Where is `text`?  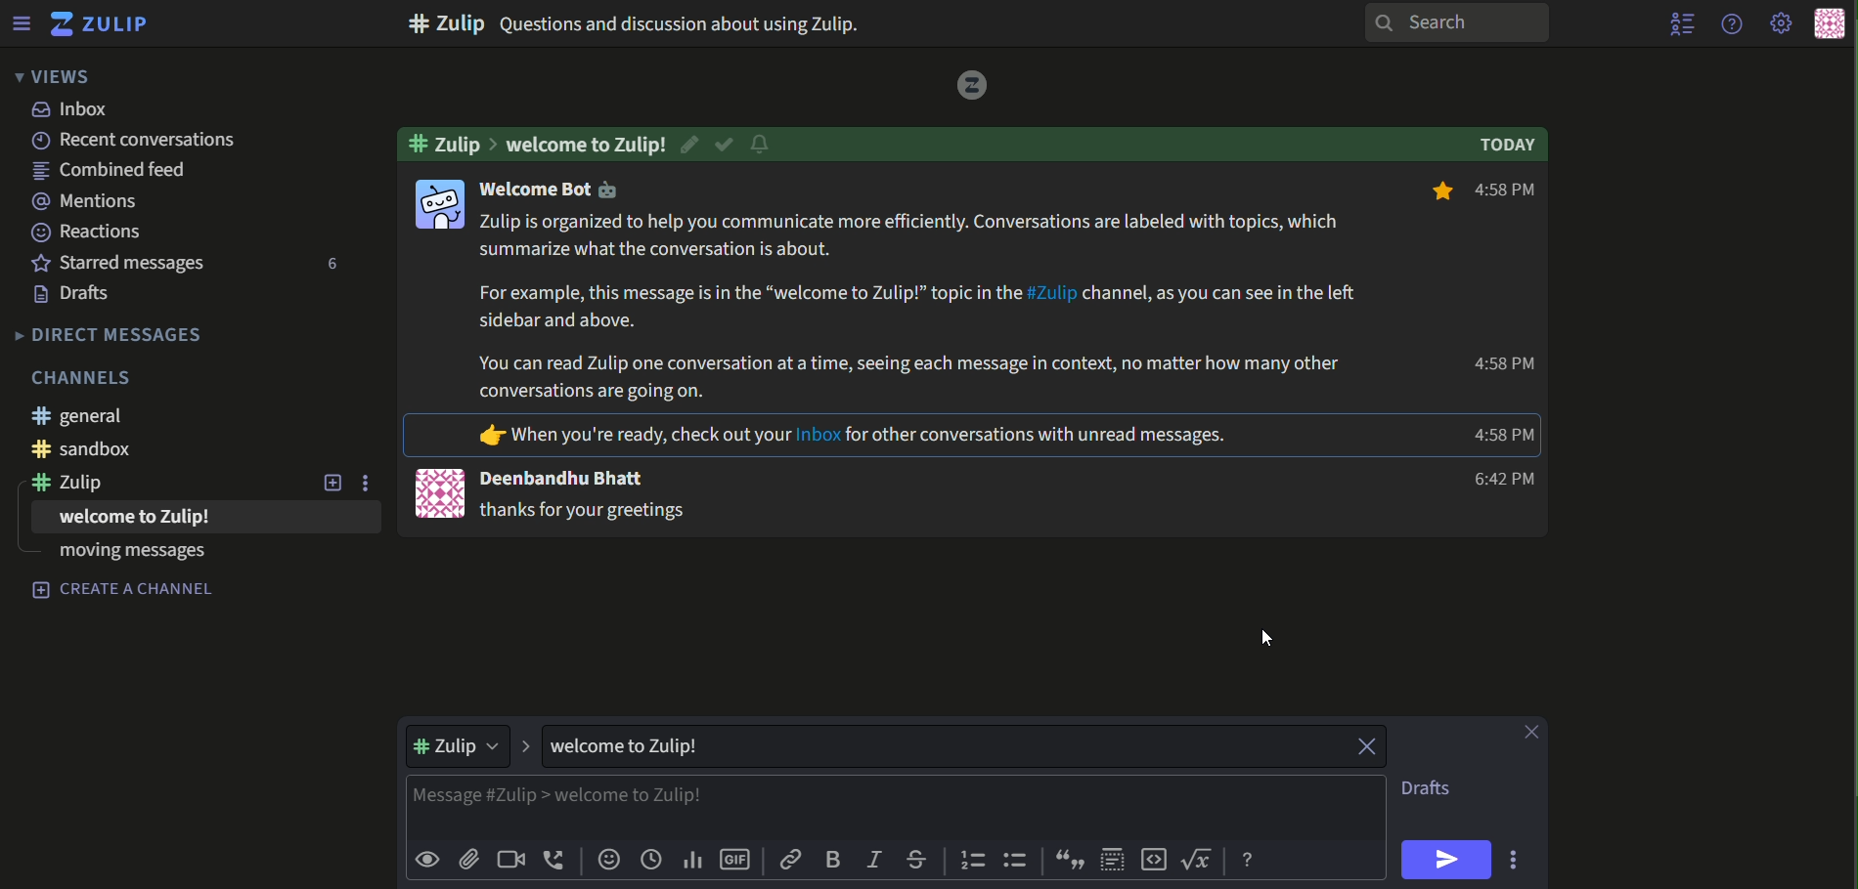 text is located at coordinates (643, 22).